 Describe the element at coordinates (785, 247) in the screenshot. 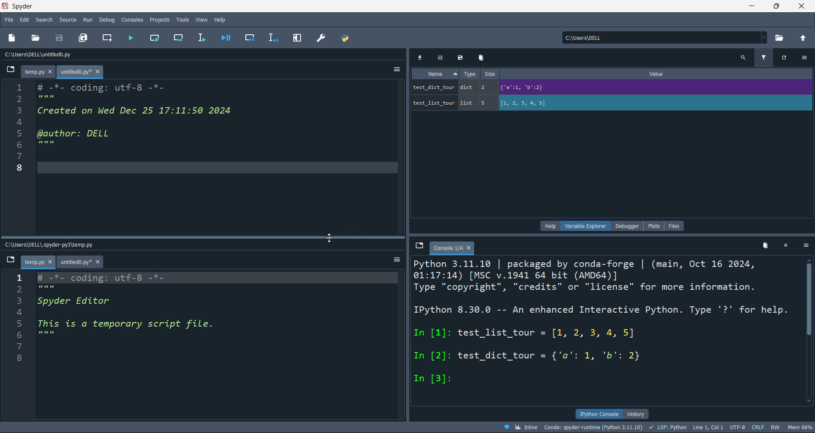

I see `close kernel` at that location.